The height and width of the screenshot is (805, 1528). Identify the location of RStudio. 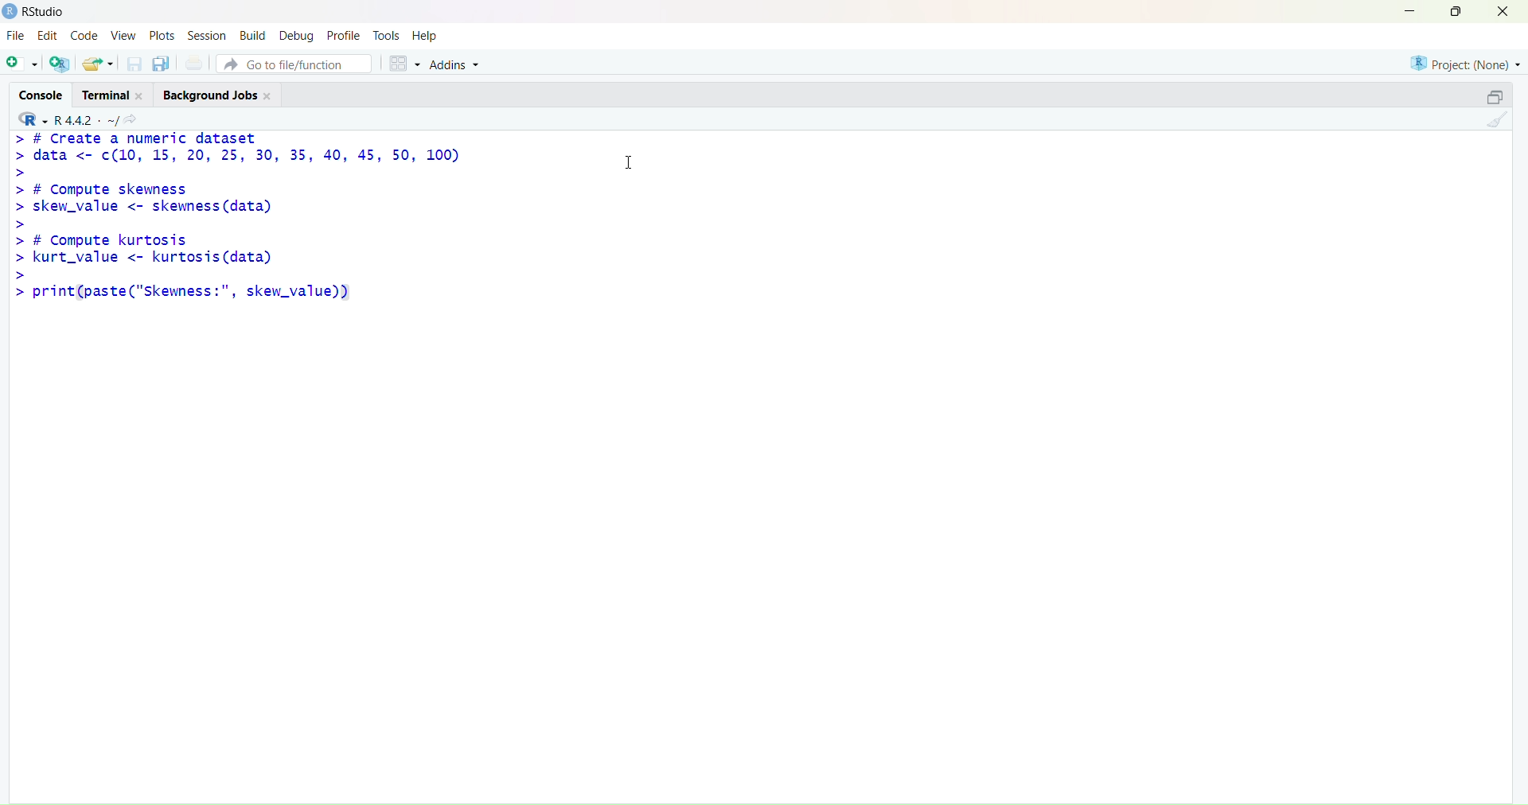
(33, 12).